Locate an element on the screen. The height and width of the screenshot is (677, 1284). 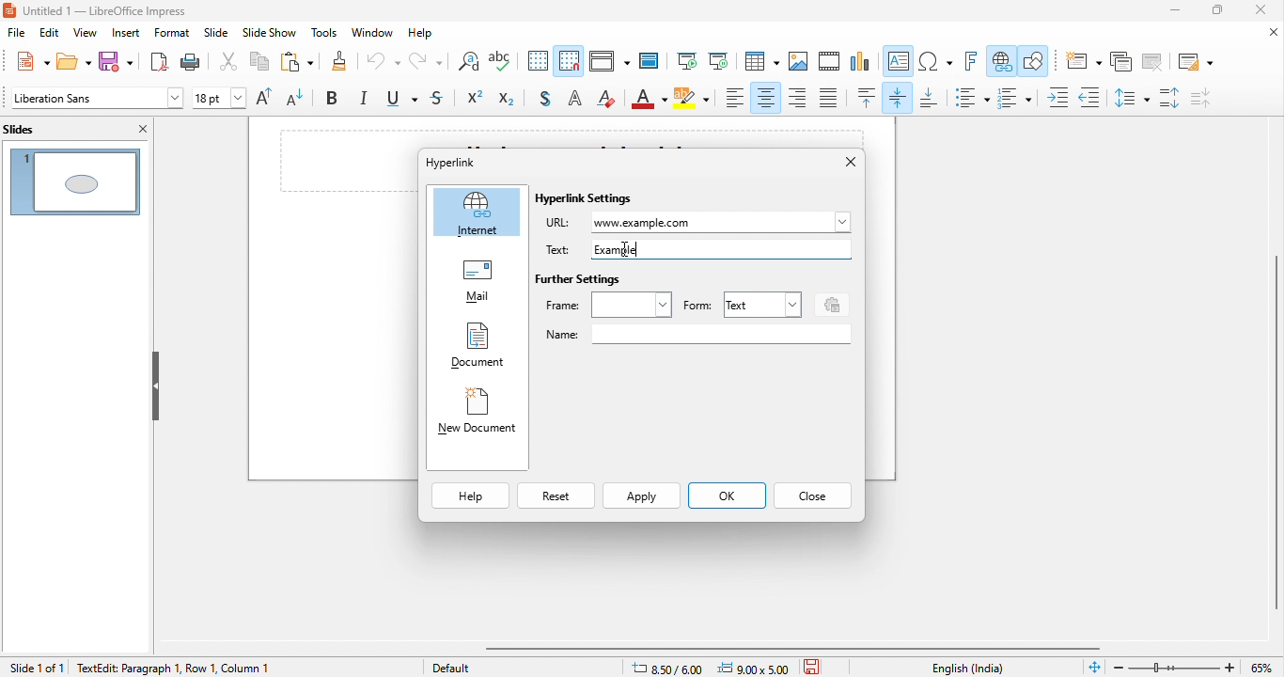
toggle unordered list is located at coordinates (971, 98).